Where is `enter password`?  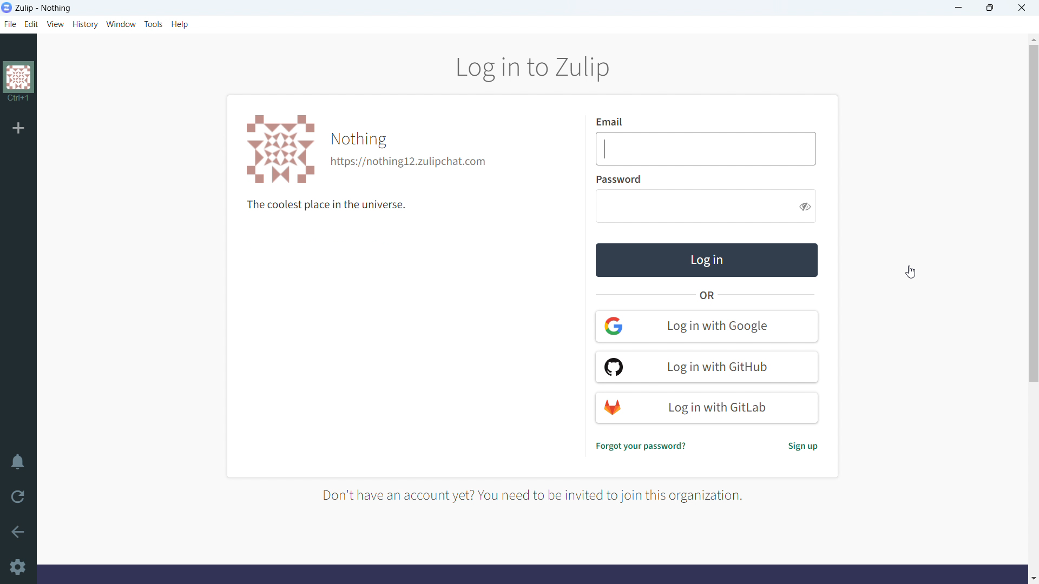
enter password is located at coordinates (694, 207).